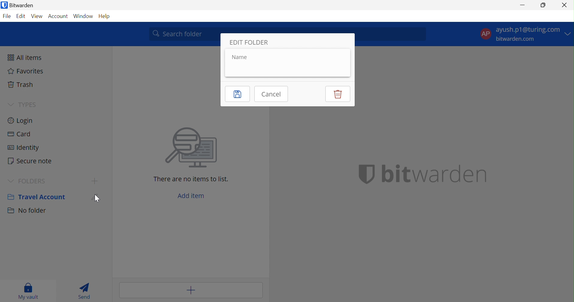 Image resolution: width=574 pixels, height=302 pixels. Describe the element at coordinates (283, 67) in the screenshot. I see `name input box` at that location.